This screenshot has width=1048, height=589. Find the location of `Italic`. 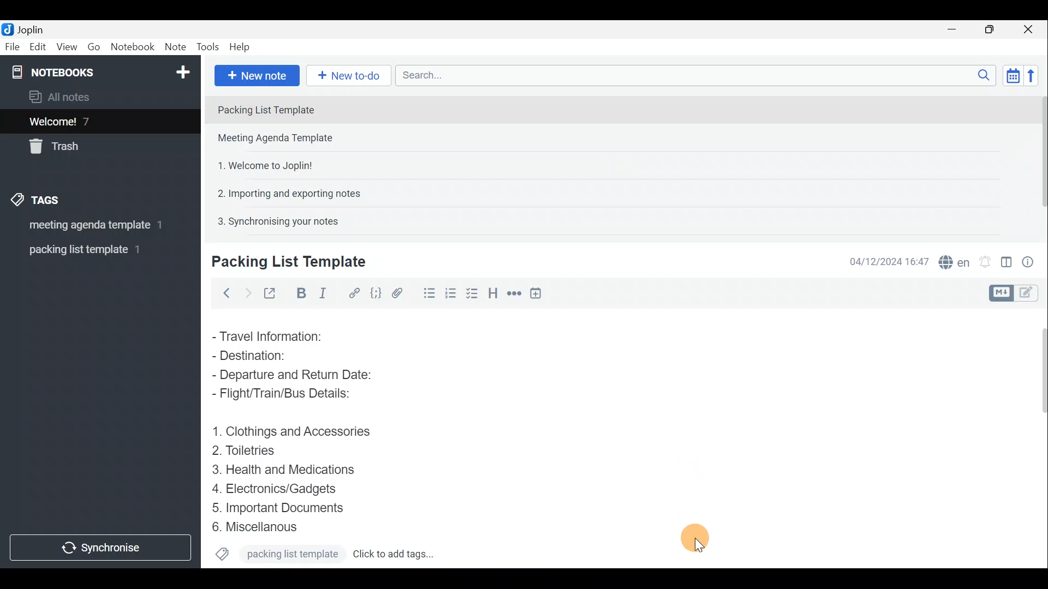

Italic is located at coordinates (327, 293).